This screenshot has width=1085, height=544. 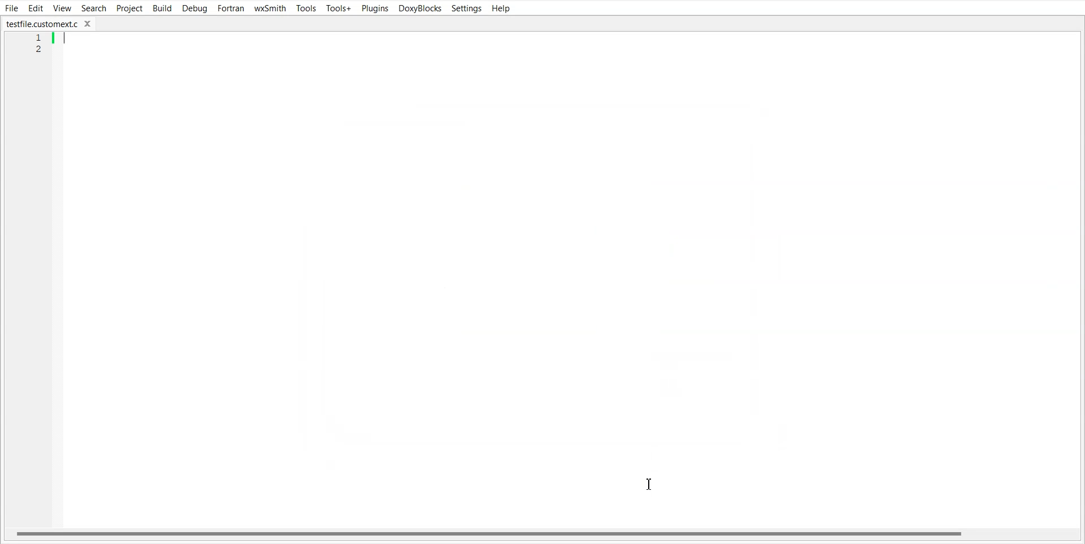 What do you see at coordinates (420, 8) in the screenshot?
I see `DoxyBlocks` at bounding box center [420, 8].